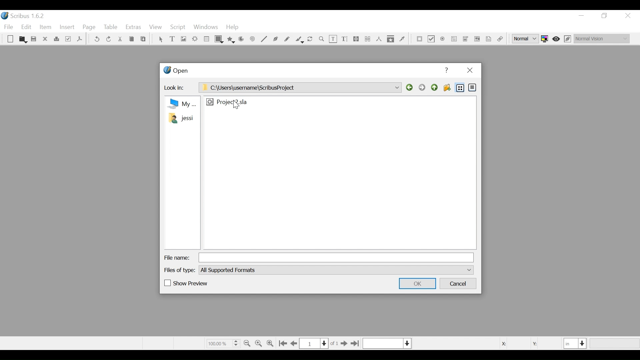 This screenshot has width=640, height=360. Describe the element at coordinates (25, 17) in the screenshot. I see `Scribus Desktop Icon` at that location.